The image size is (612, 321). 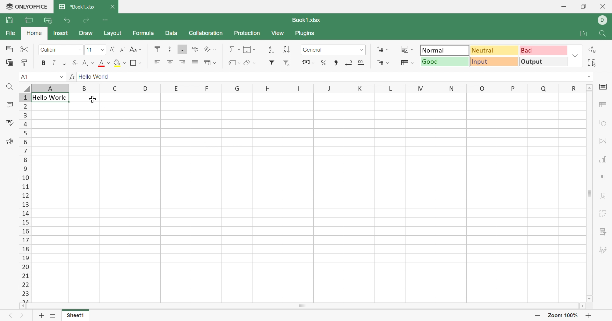 I want to click on Increase decimal, so click(x=362, y=63).